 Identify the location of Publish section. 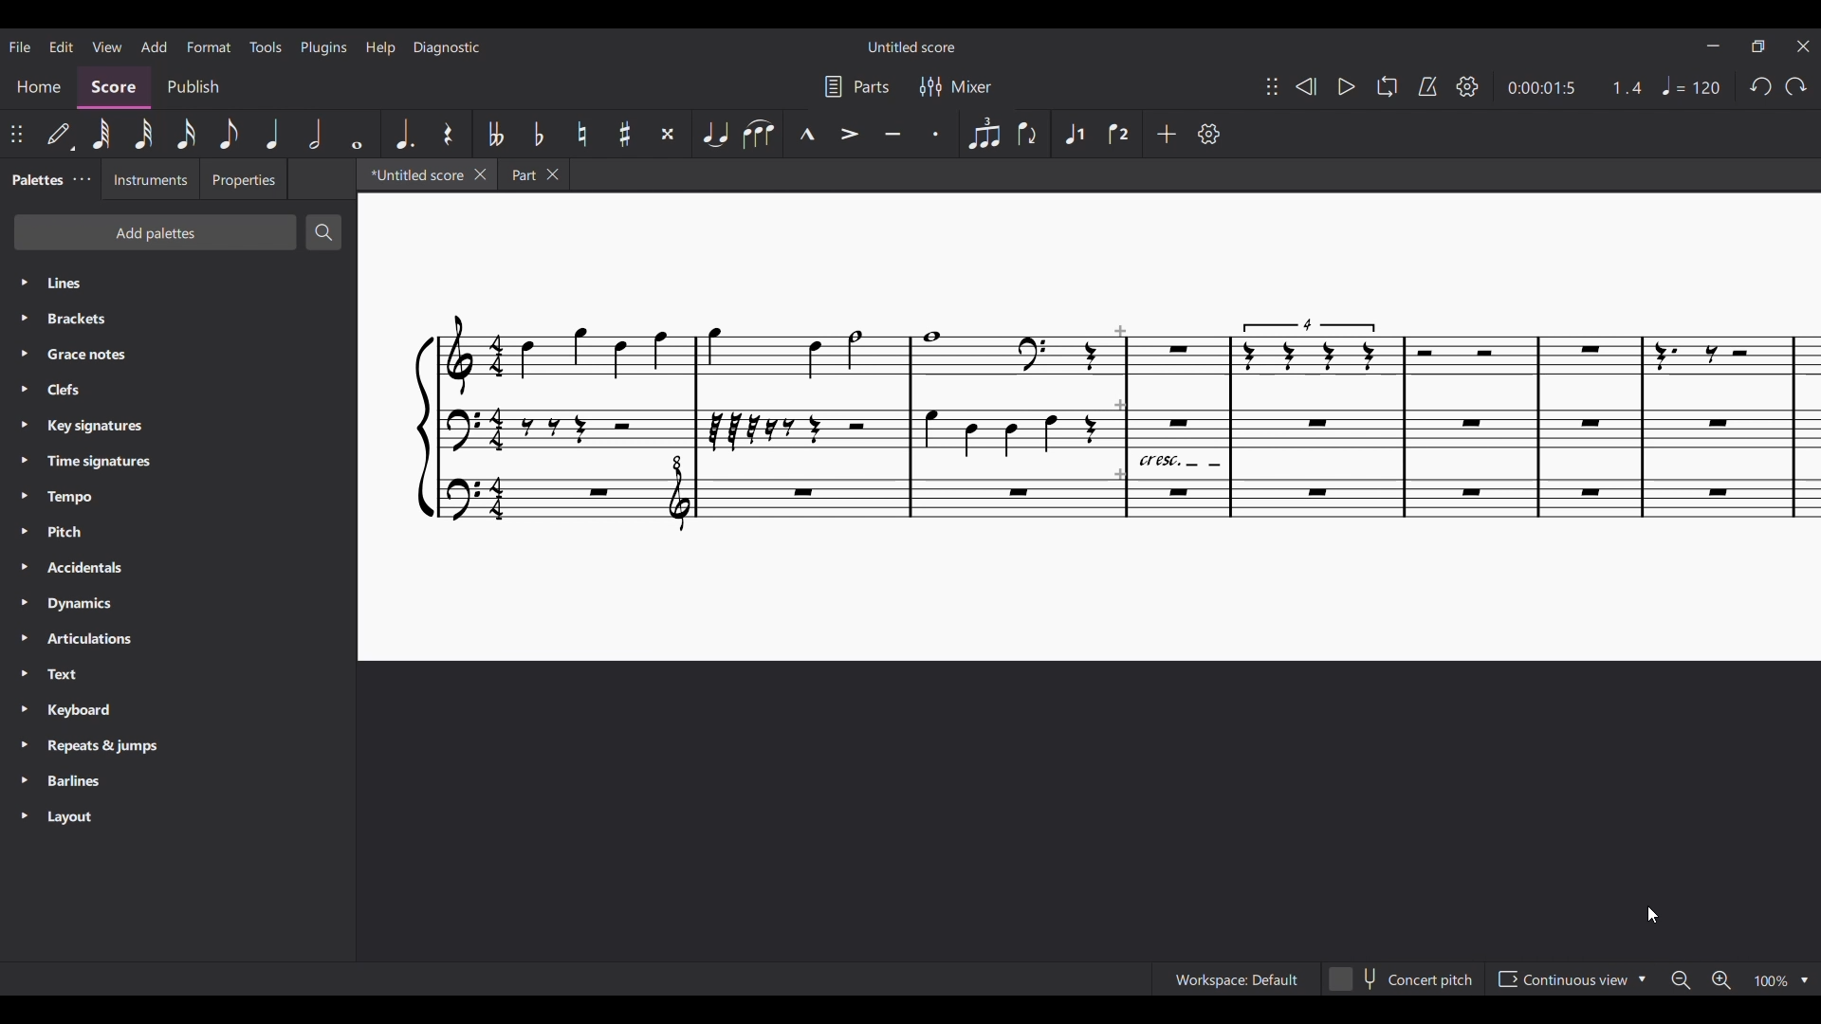
(193, 87).